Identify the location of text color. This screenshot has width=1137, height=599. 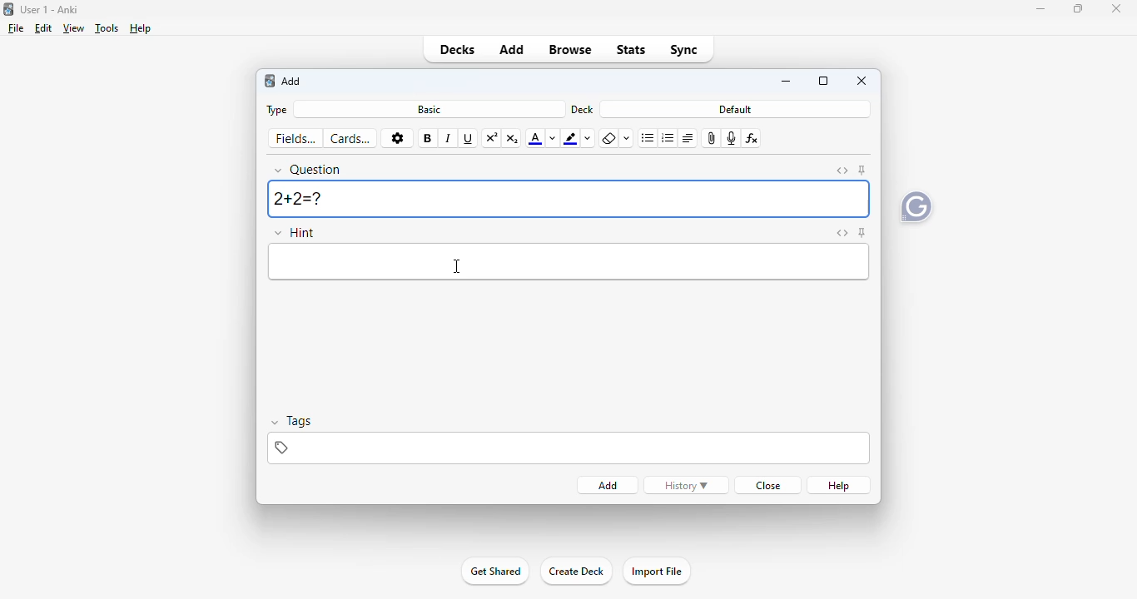
(534, 140).